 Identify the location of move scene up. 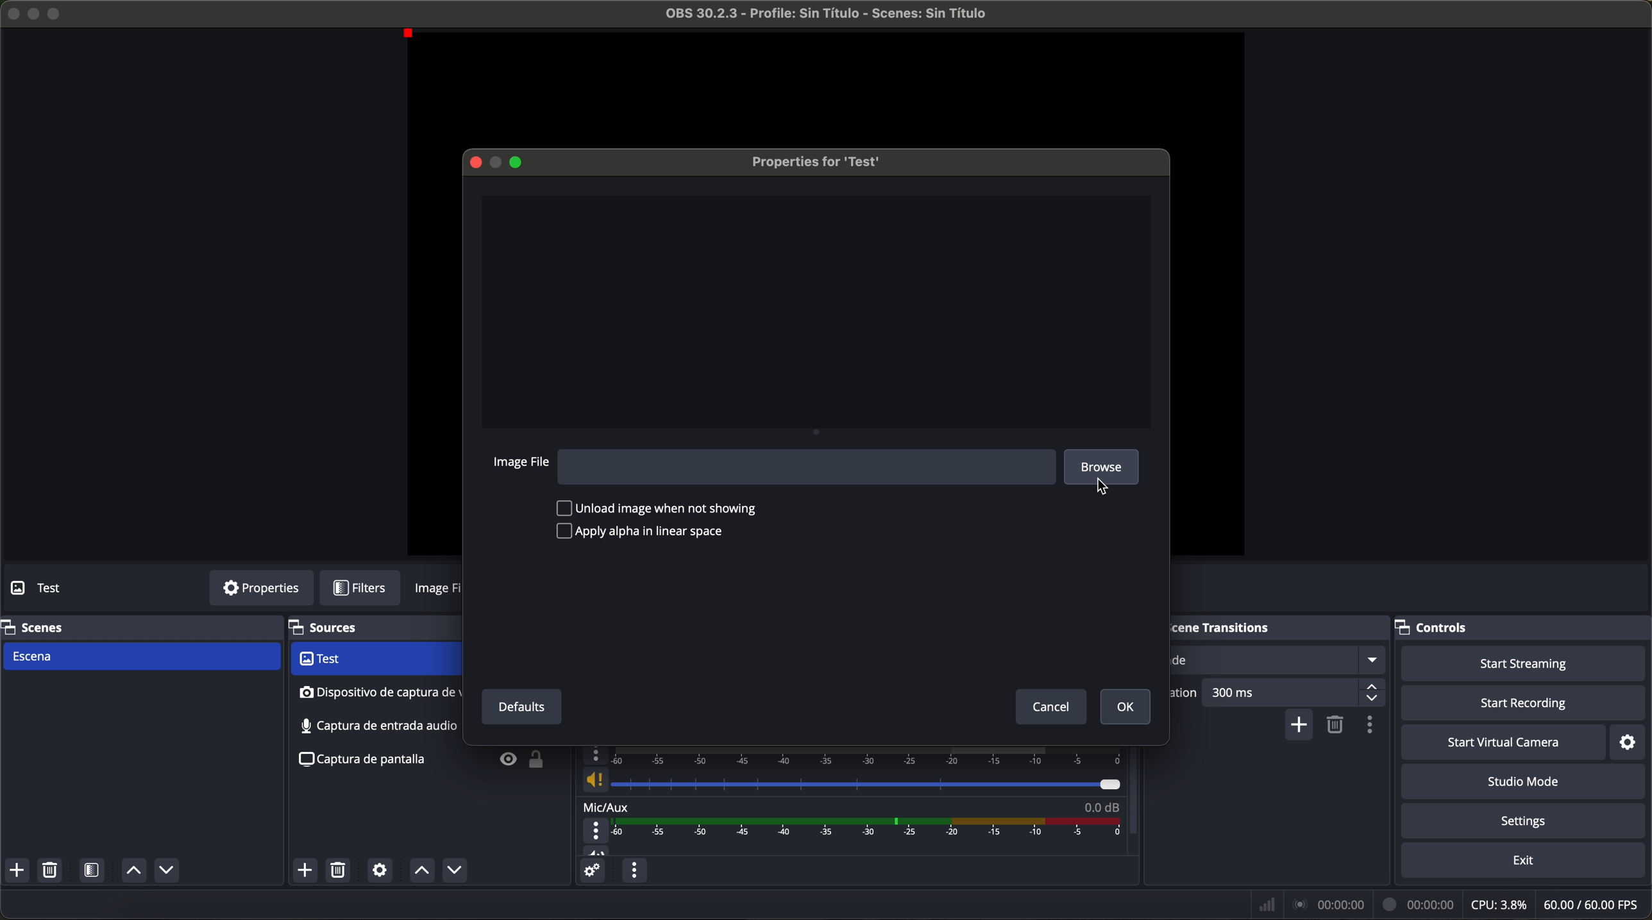
(133, 871).